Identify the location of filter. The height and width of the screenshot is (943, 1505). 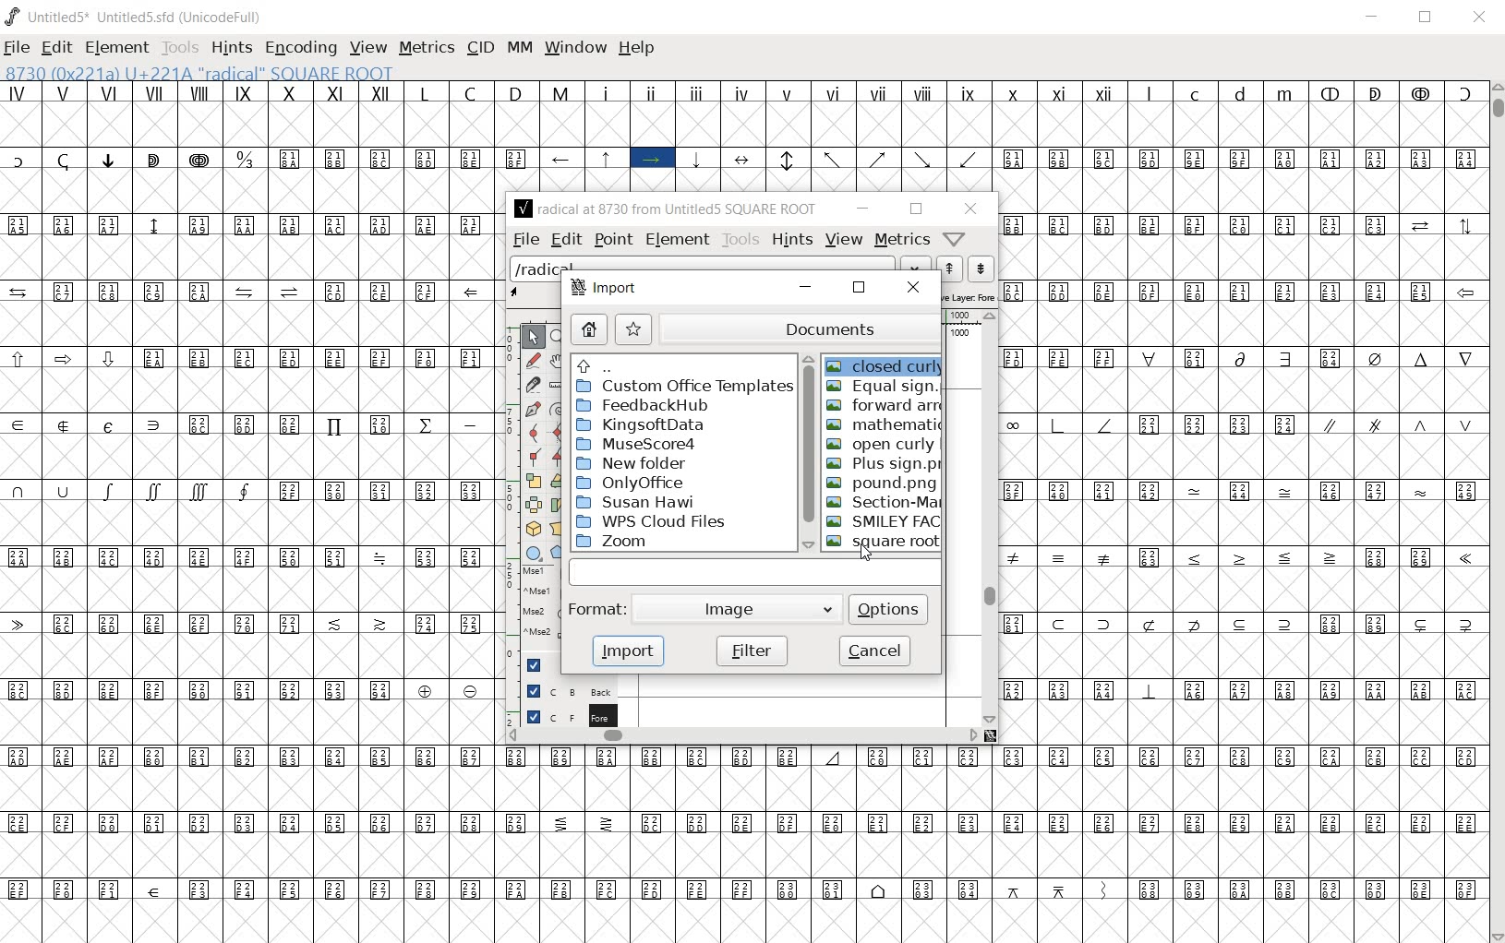
(753, 650).